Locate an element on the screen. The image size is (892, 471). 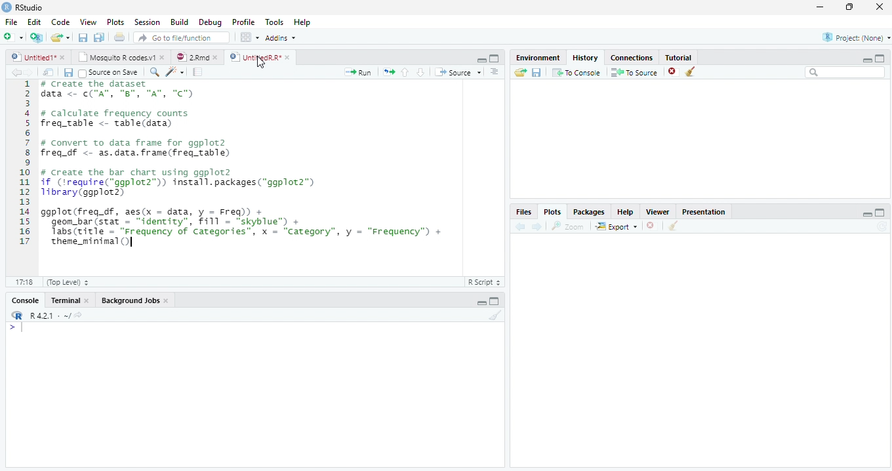
Save all is located at coordinates (100, 38).